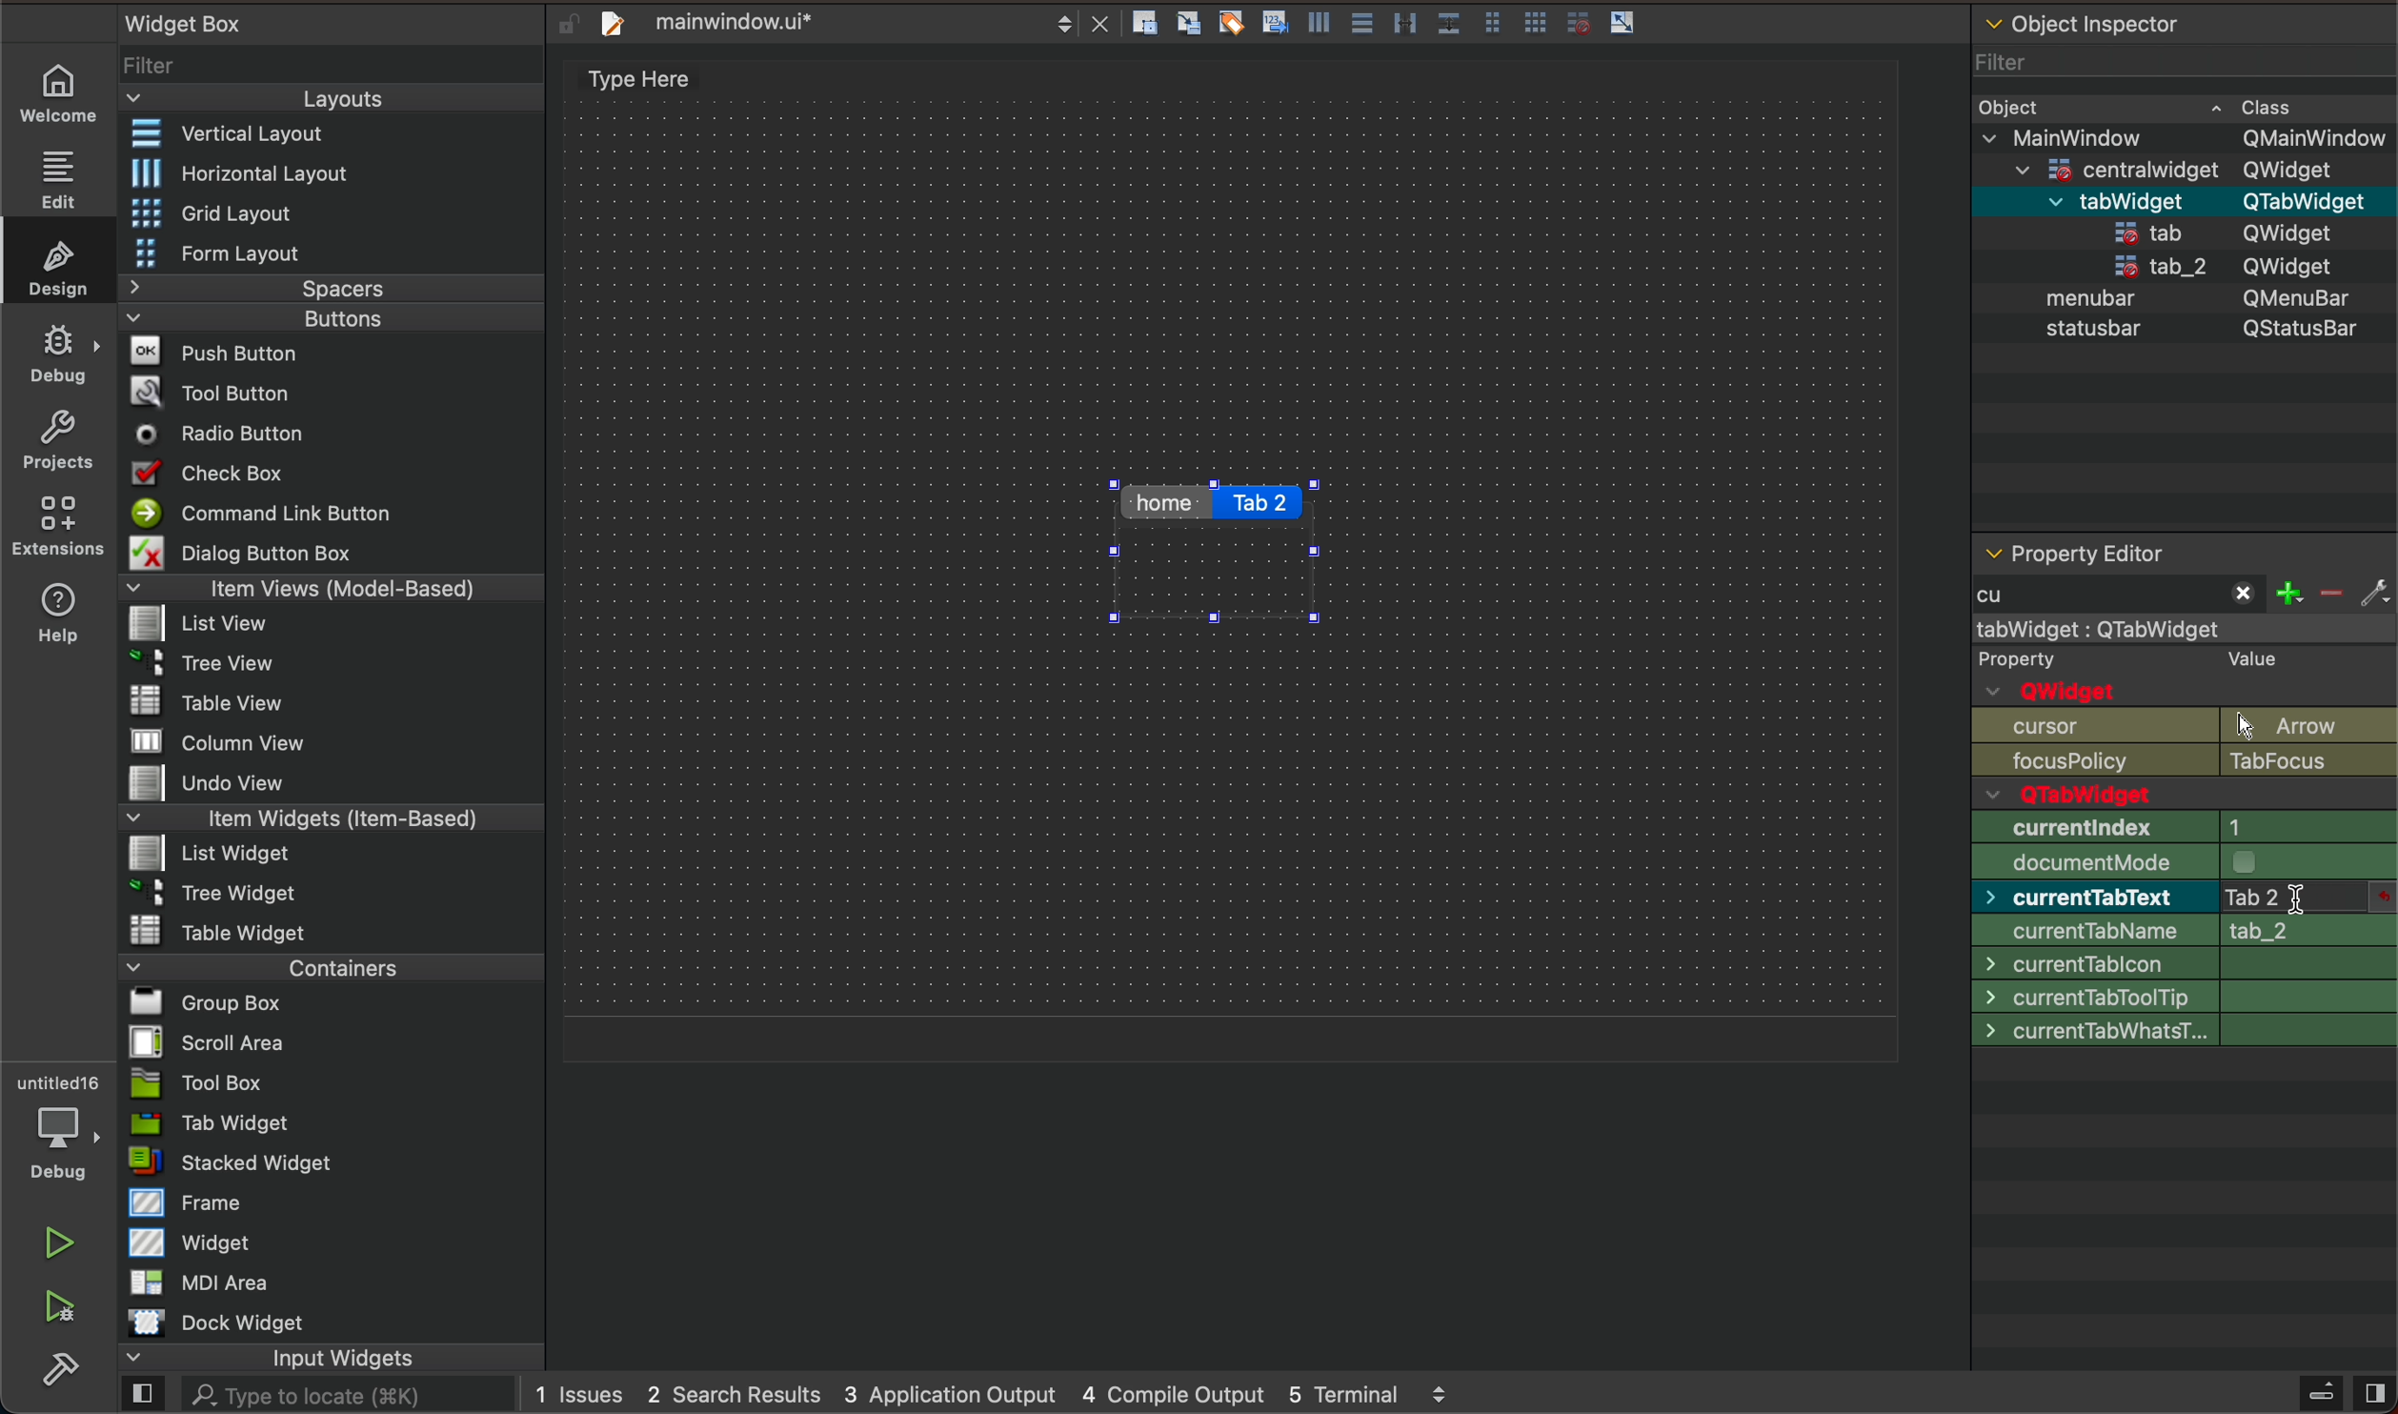  Describe the element at coordinates (2186, 860) in the screenshot. I see `size policy` at that location.